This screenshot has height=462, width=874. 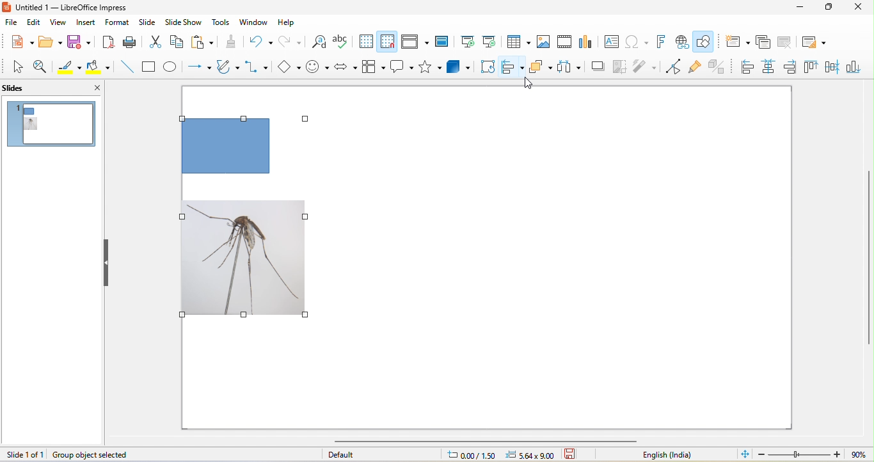 I want to click on duplicate slide, so click(x=758, y=42).